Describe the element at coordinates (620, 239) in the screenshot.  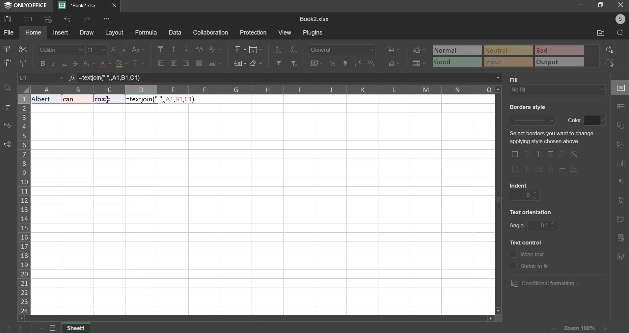
I see `slicer` at that location.